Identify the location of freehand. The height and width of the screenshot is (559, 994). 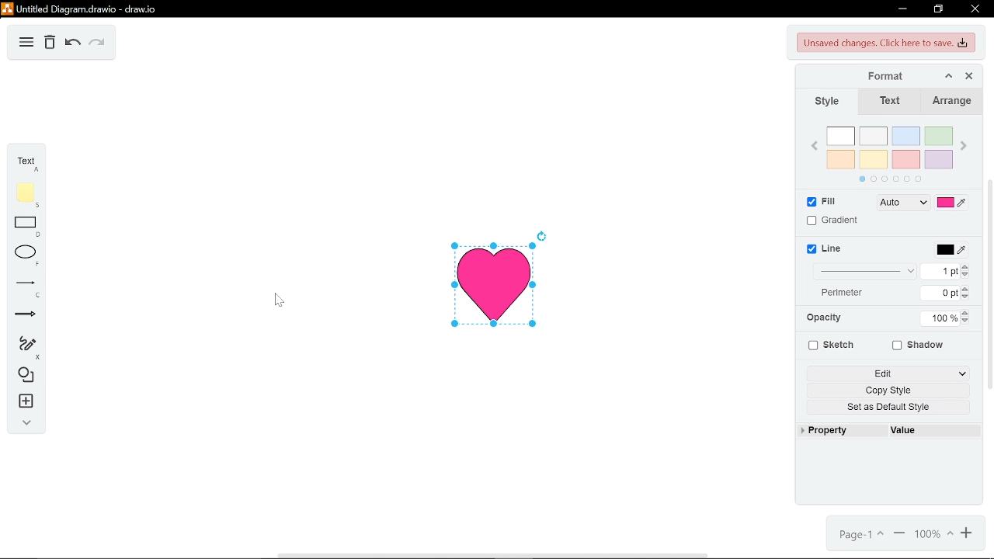
(25, 348).